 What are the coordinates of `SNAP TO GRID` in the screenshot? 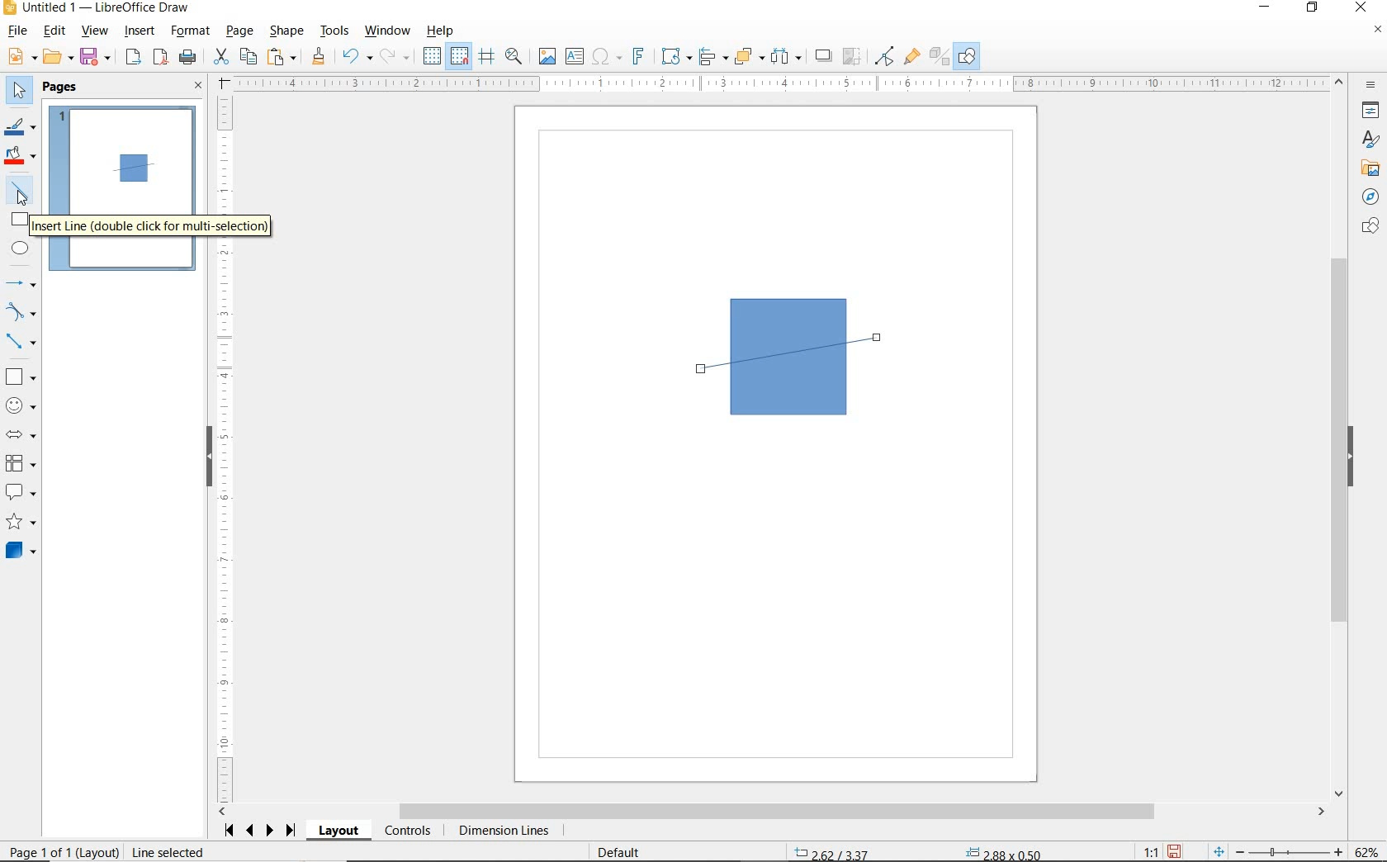 It's located at (460, 56).